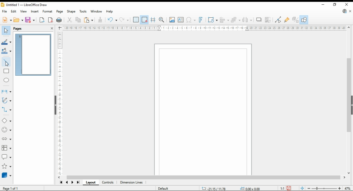 Image resolution: width=353 pixels, height=191 pixels. Describe the element at coordinates (88, 20) in the screenshot. I see `paste` at that location.